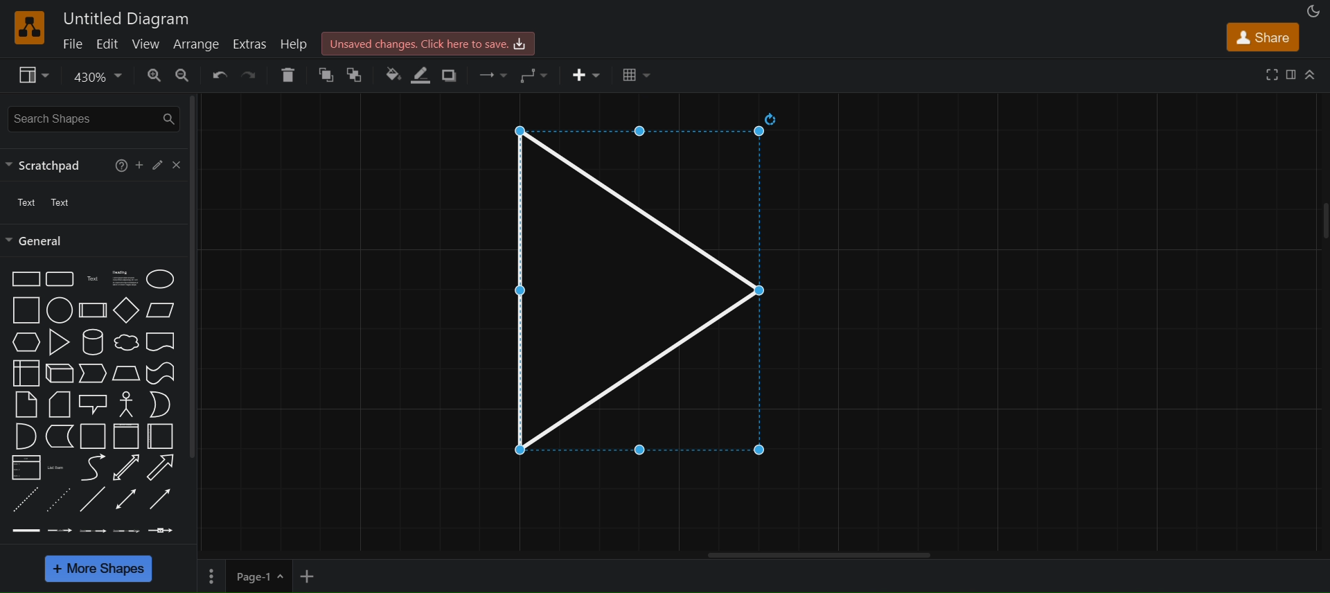 This screenshot has height=593, width=1330. What do you see at coordinates (154, 76) in the screenshot?
I see `zoom in` at bounding box center [154, 76].